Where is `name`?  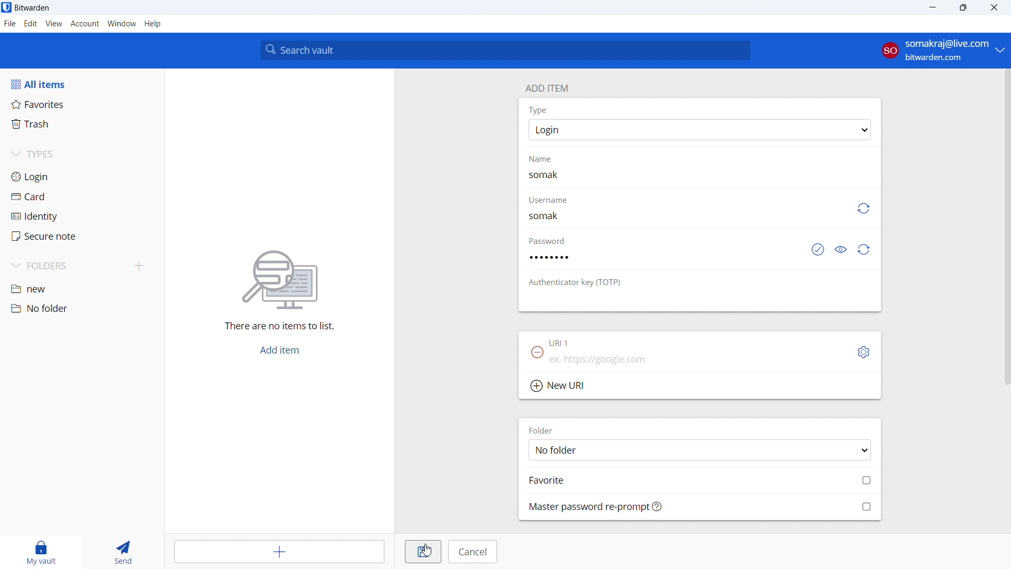
name is located at coordinates (547, 159).